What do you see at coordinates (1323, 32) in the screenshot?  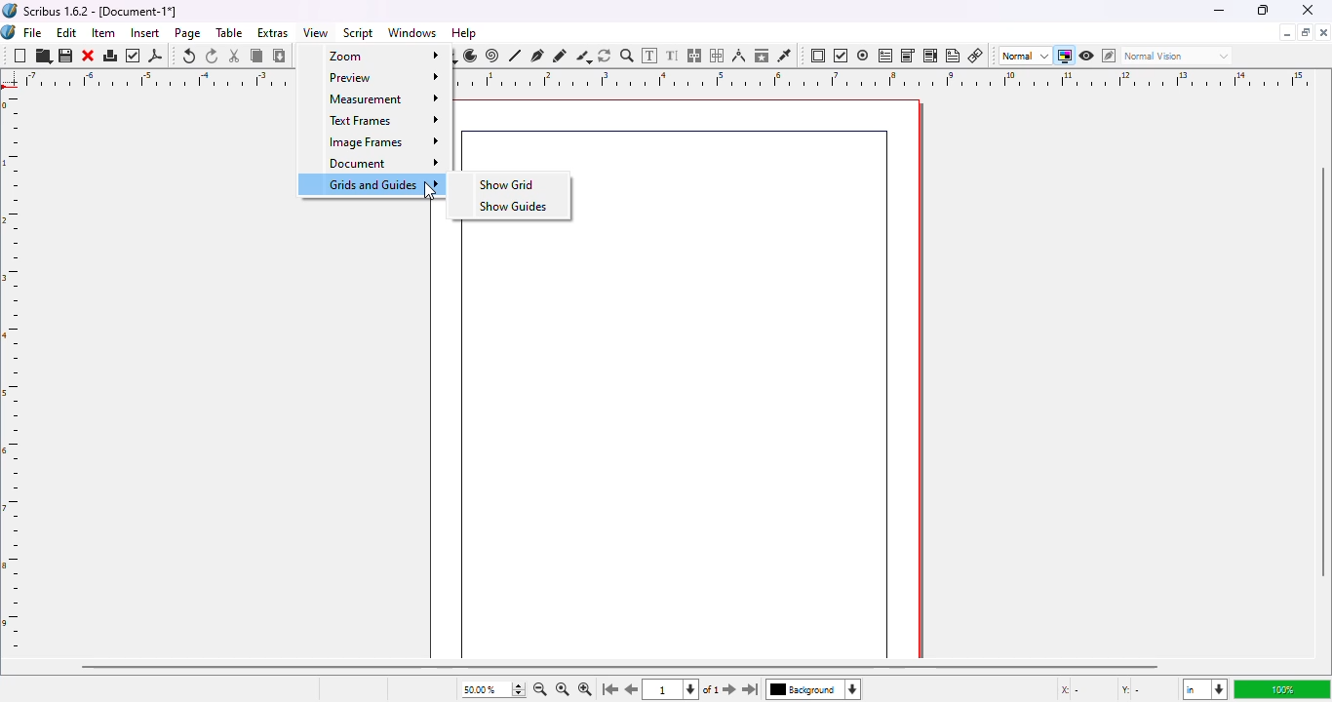 I see `close` at bounding box center [1323, 32].